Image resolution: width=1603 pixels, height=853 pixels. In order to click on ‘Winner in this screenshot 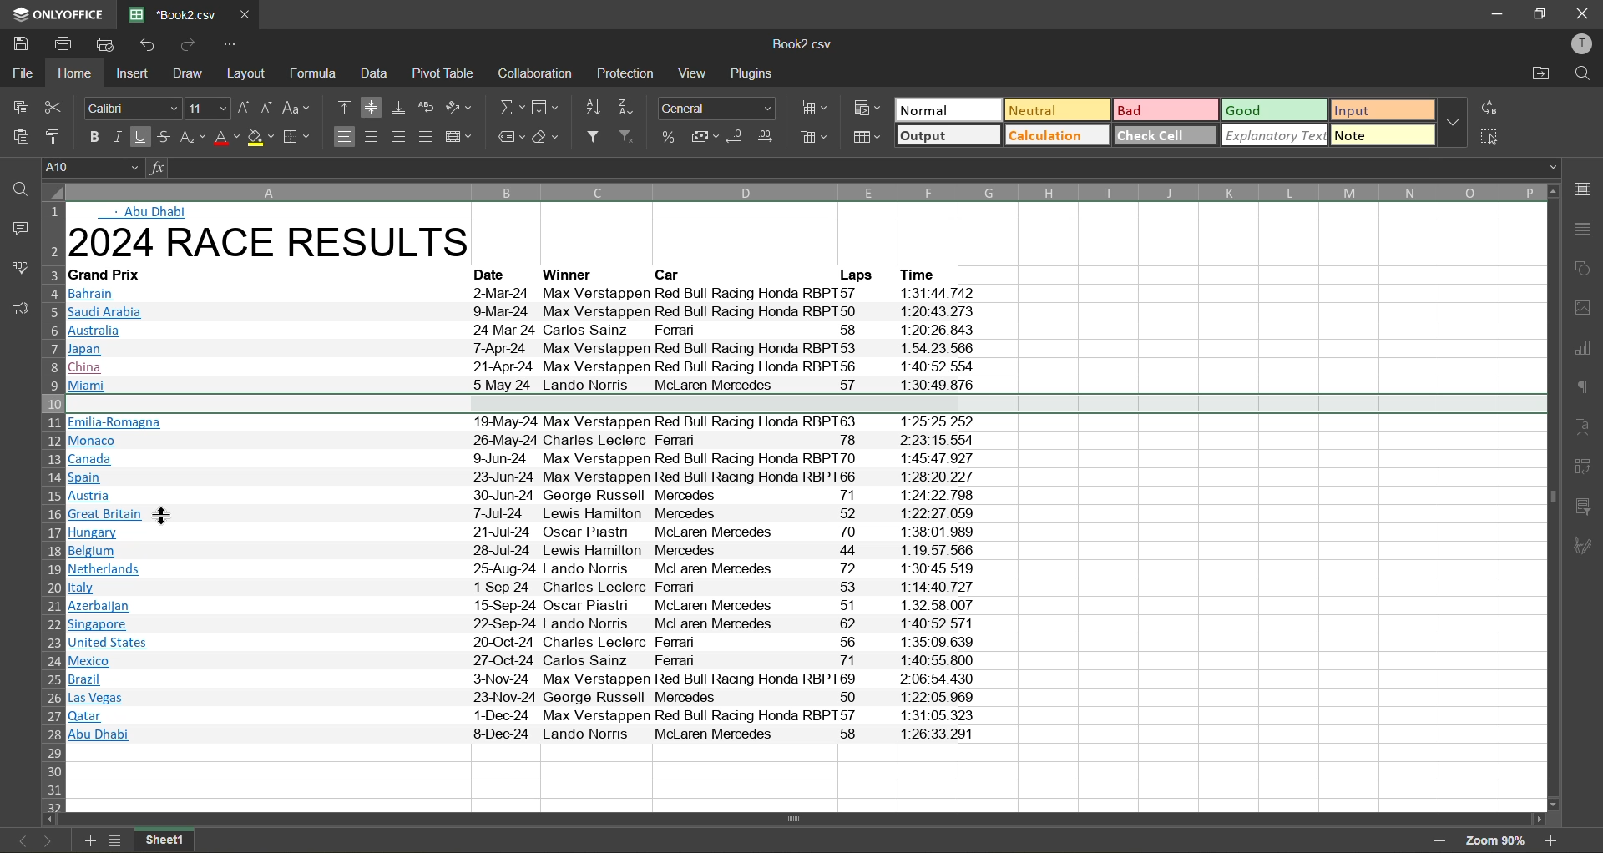, I will do `click(568, 274)`.